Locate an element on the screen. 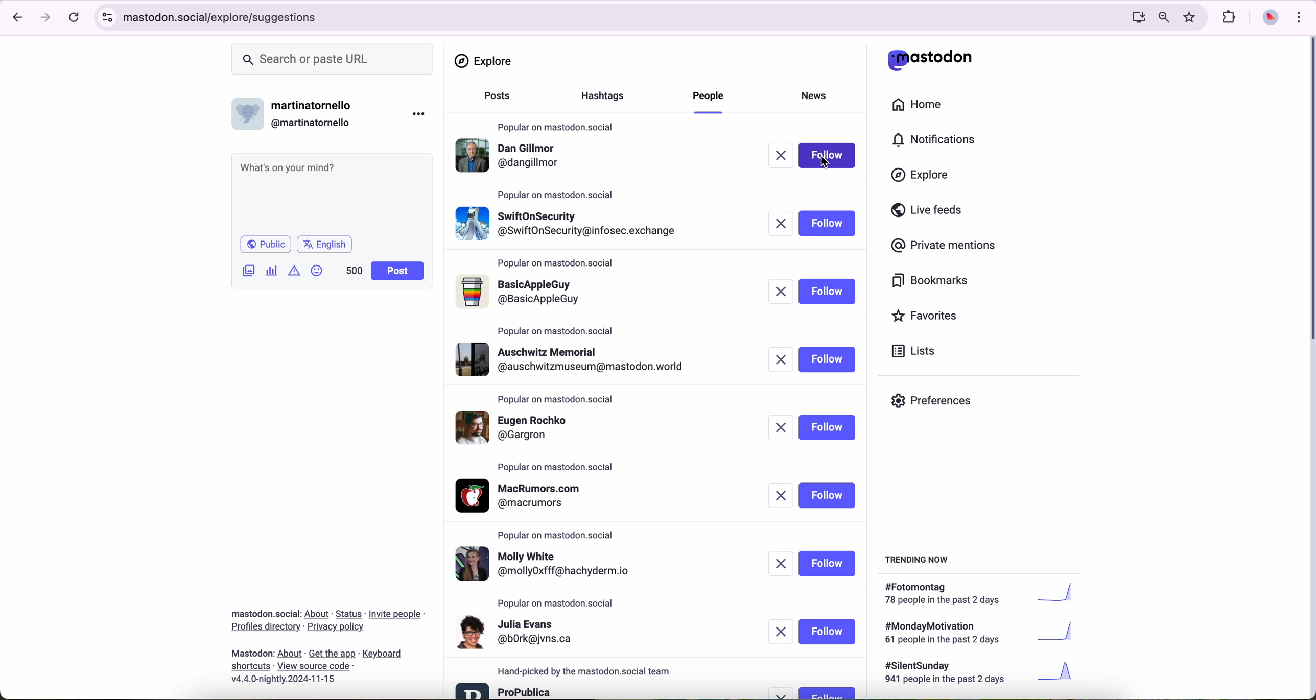  #mondaymotivation is located at coordinates (977, 633).